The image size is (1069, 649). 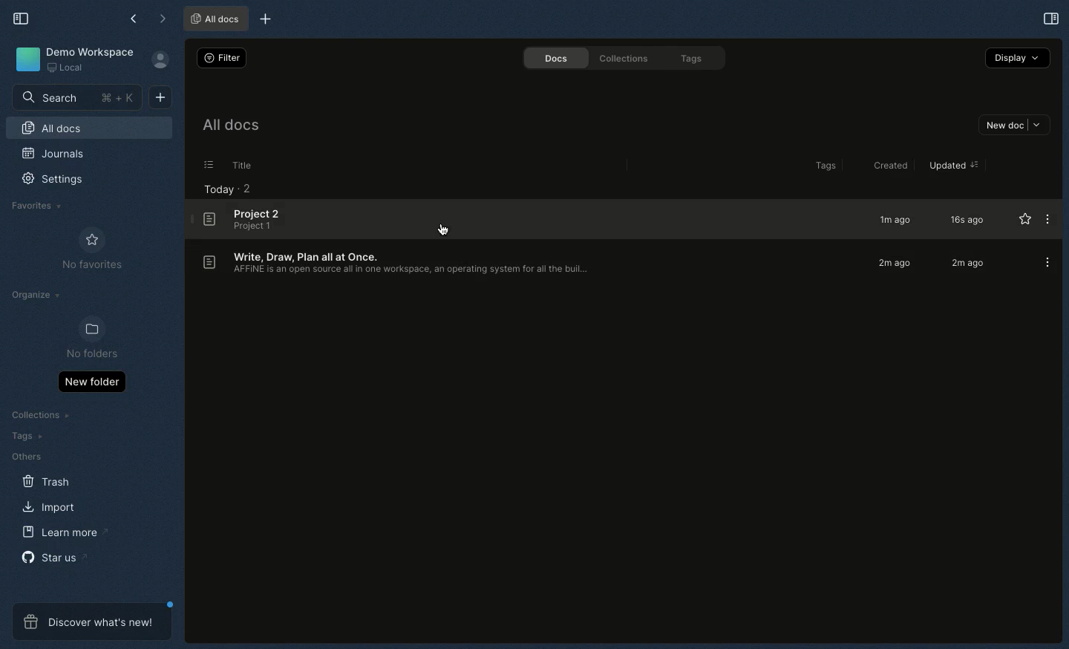 What do you see at coordinates (241, 165) in the screenshot?
I see `Title` at bounding box center [241, 165].